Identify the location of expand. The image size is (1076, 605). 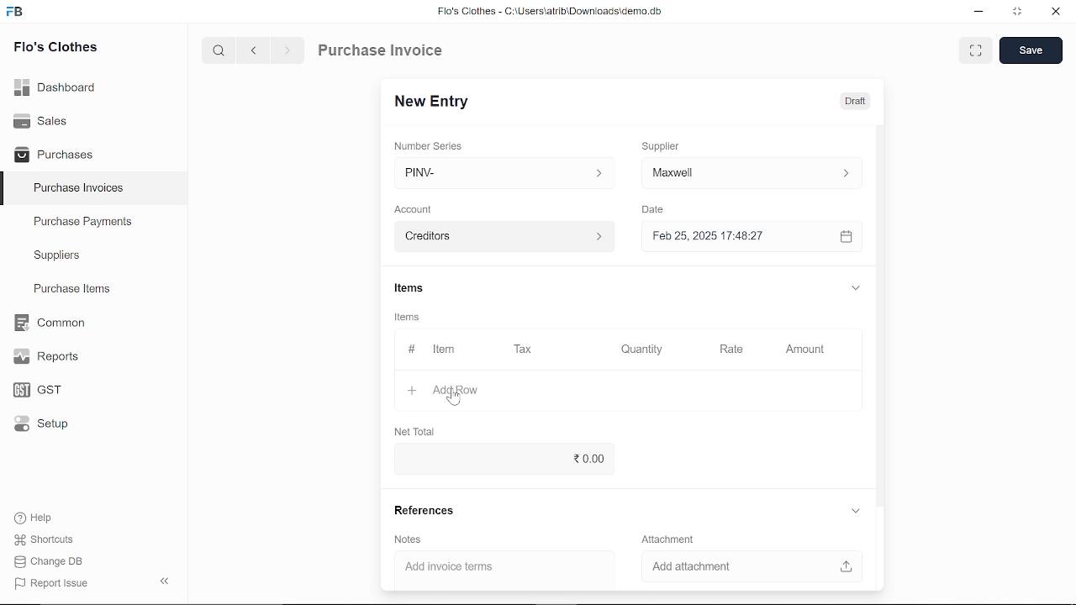
(855, 510).